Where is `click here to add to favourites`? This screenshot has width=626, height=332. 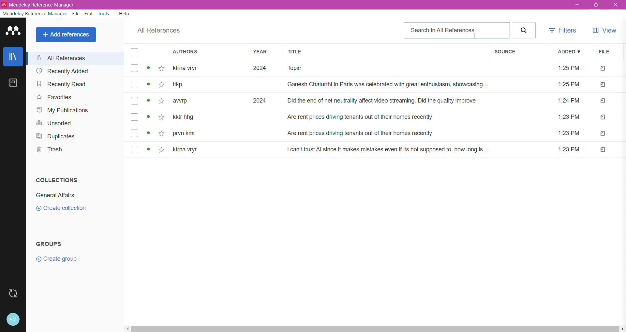
click here to add to favourites is located at coordinates (161, 84).